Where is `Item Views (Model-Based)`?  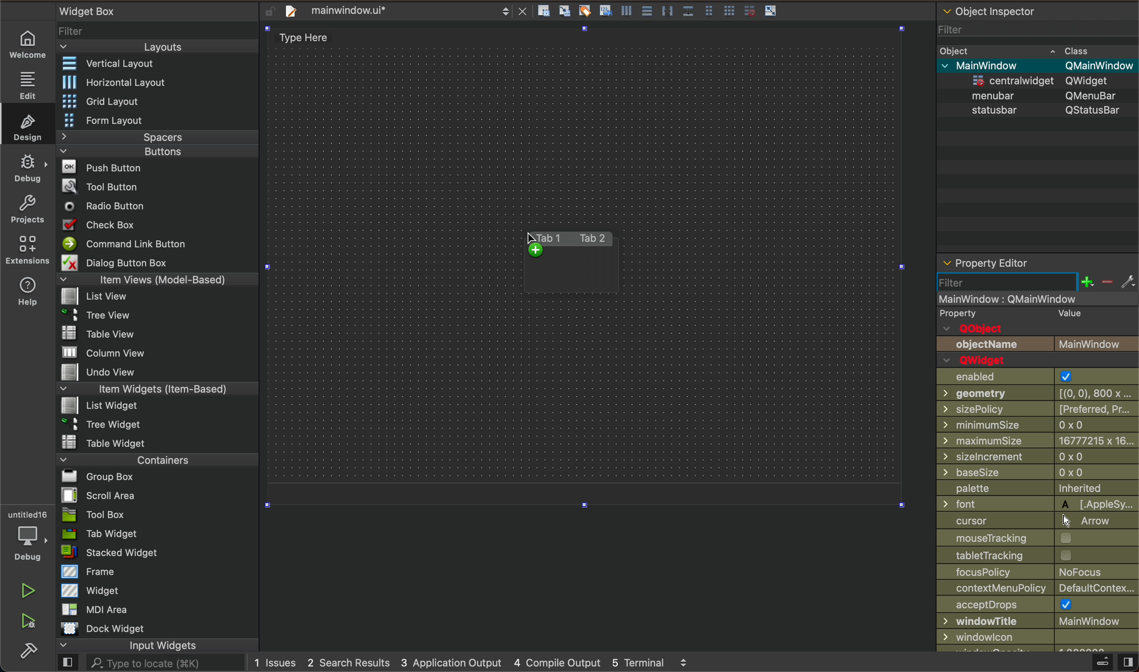 Item Views (Model-Based) is located at coordinates (158, 280).